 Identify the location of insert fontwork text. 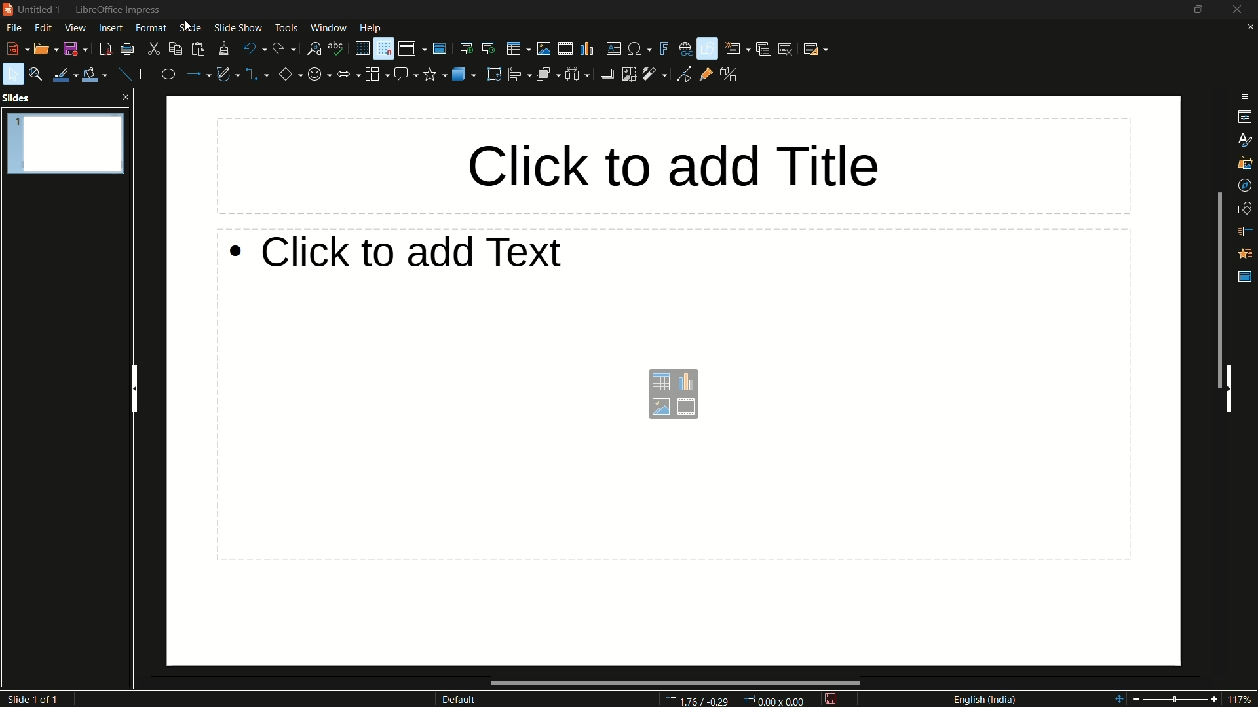
(664, 48).